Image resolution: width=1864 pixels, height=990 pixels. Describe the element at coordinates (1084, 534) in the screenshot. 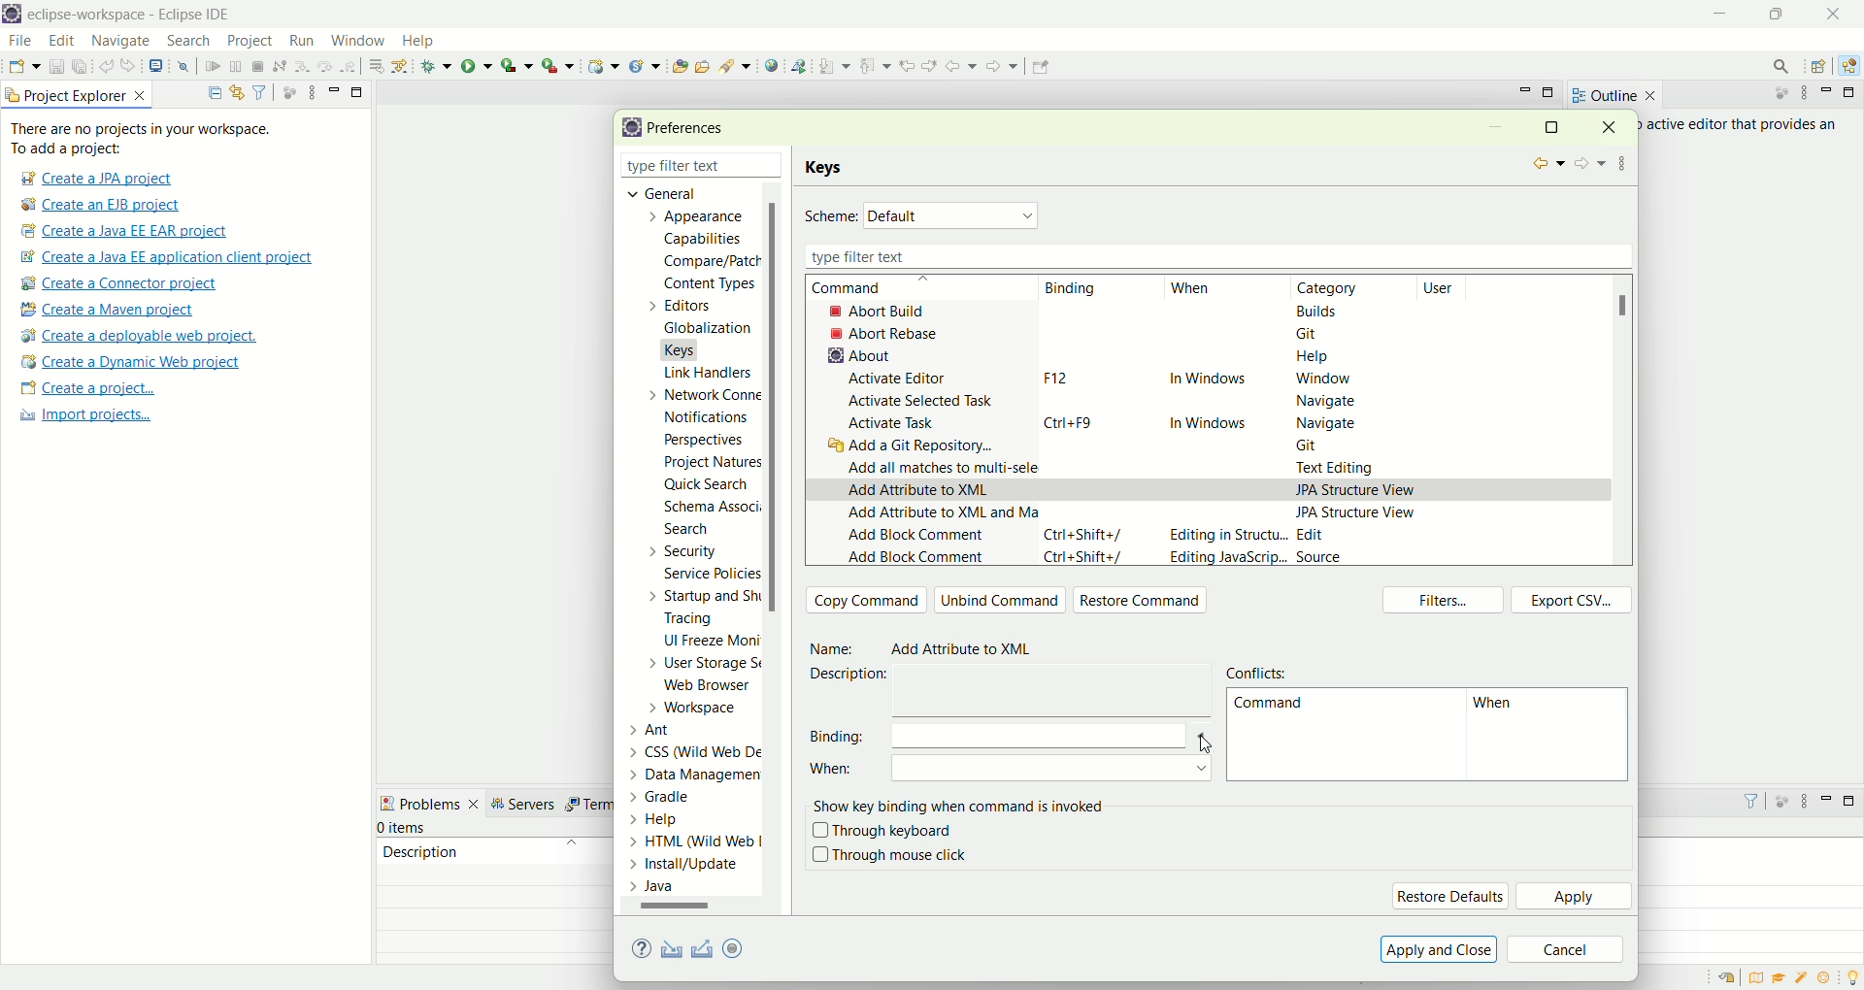

I see `ctrl+shift+/` at that location.